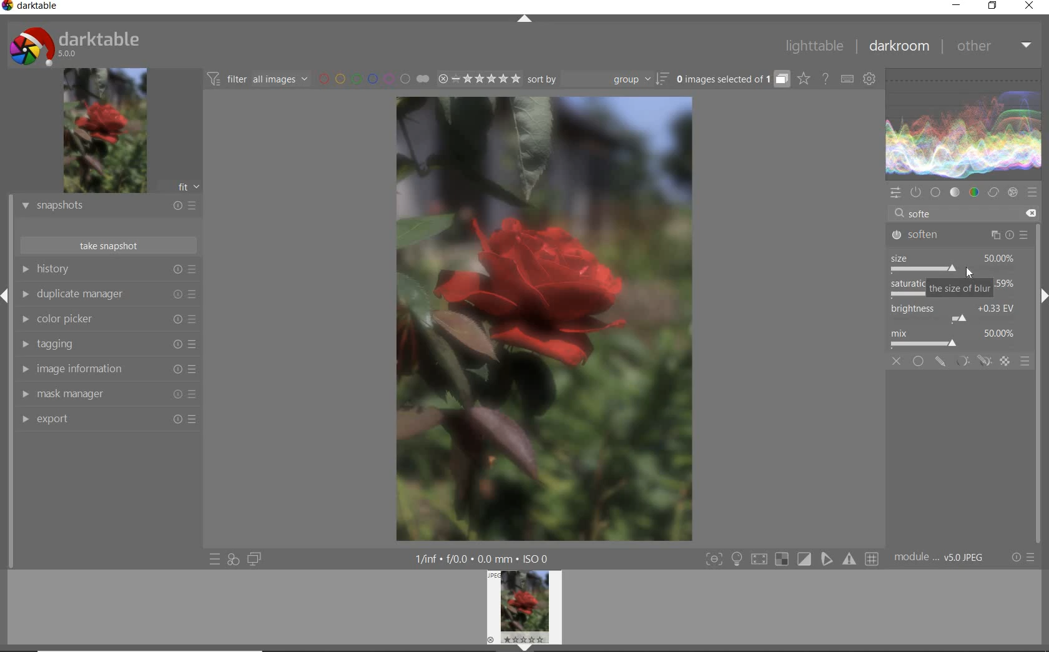 This screenshot has height=652, width=1049. What do you see at coordinates (993, 47) in the screenshot?
I see `other` at bounding box center [993, 47].